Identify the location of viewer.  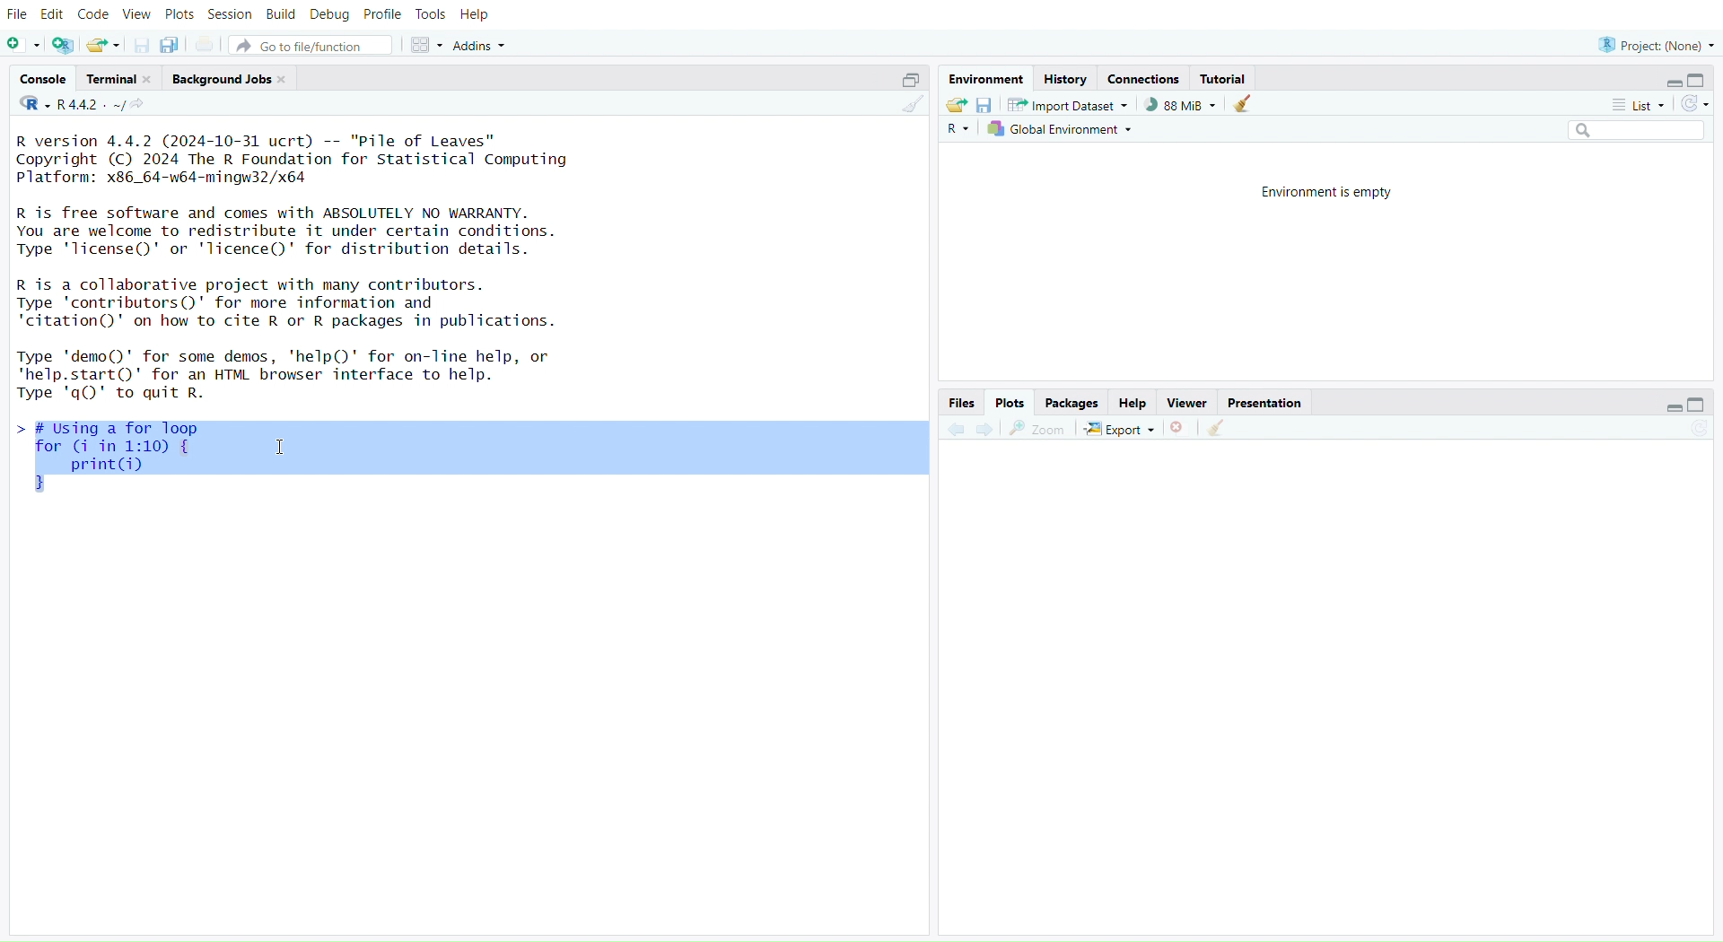
(1189, 403).